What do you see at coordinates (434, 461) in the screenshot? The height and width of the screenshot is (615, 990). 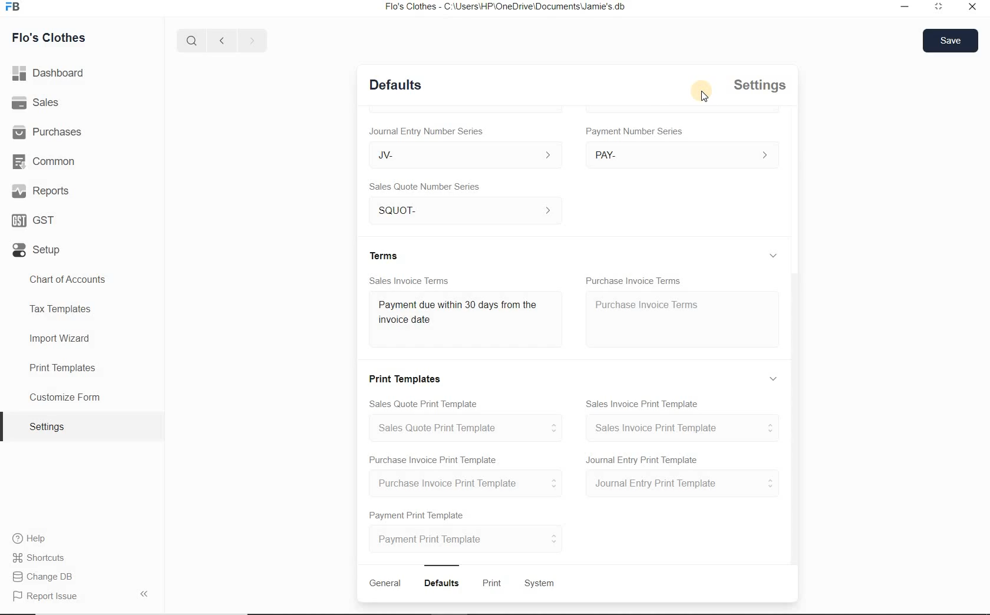 I see `Purchase Invoice Print Template` at bounding box center [434, 461].